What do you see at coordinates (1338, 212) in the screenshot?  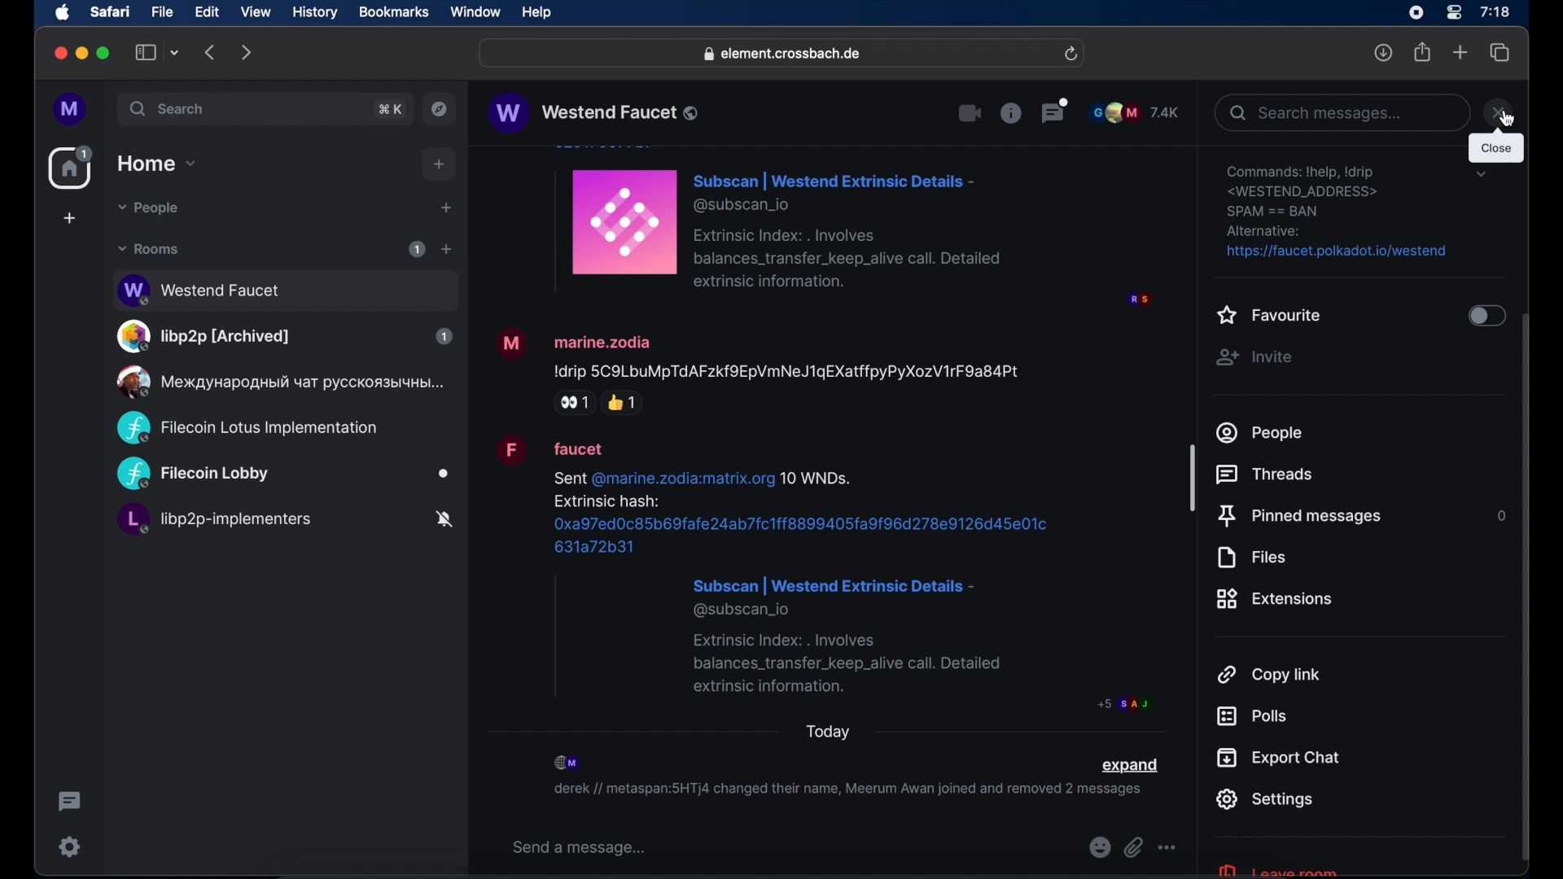 I see `settings ` at bounding box center [1338, 212].